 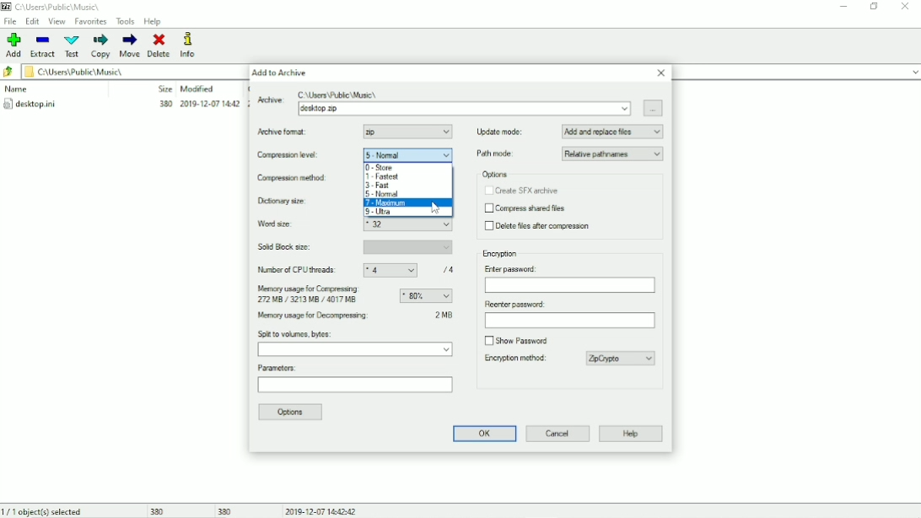 I want to click on Options, so click(x=292, y=413).